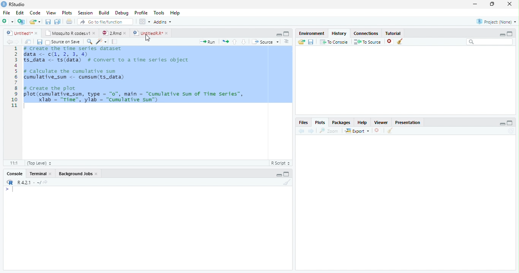 This screenshot has width=519, height=273. I want to click on Edit, so click(21, 14).